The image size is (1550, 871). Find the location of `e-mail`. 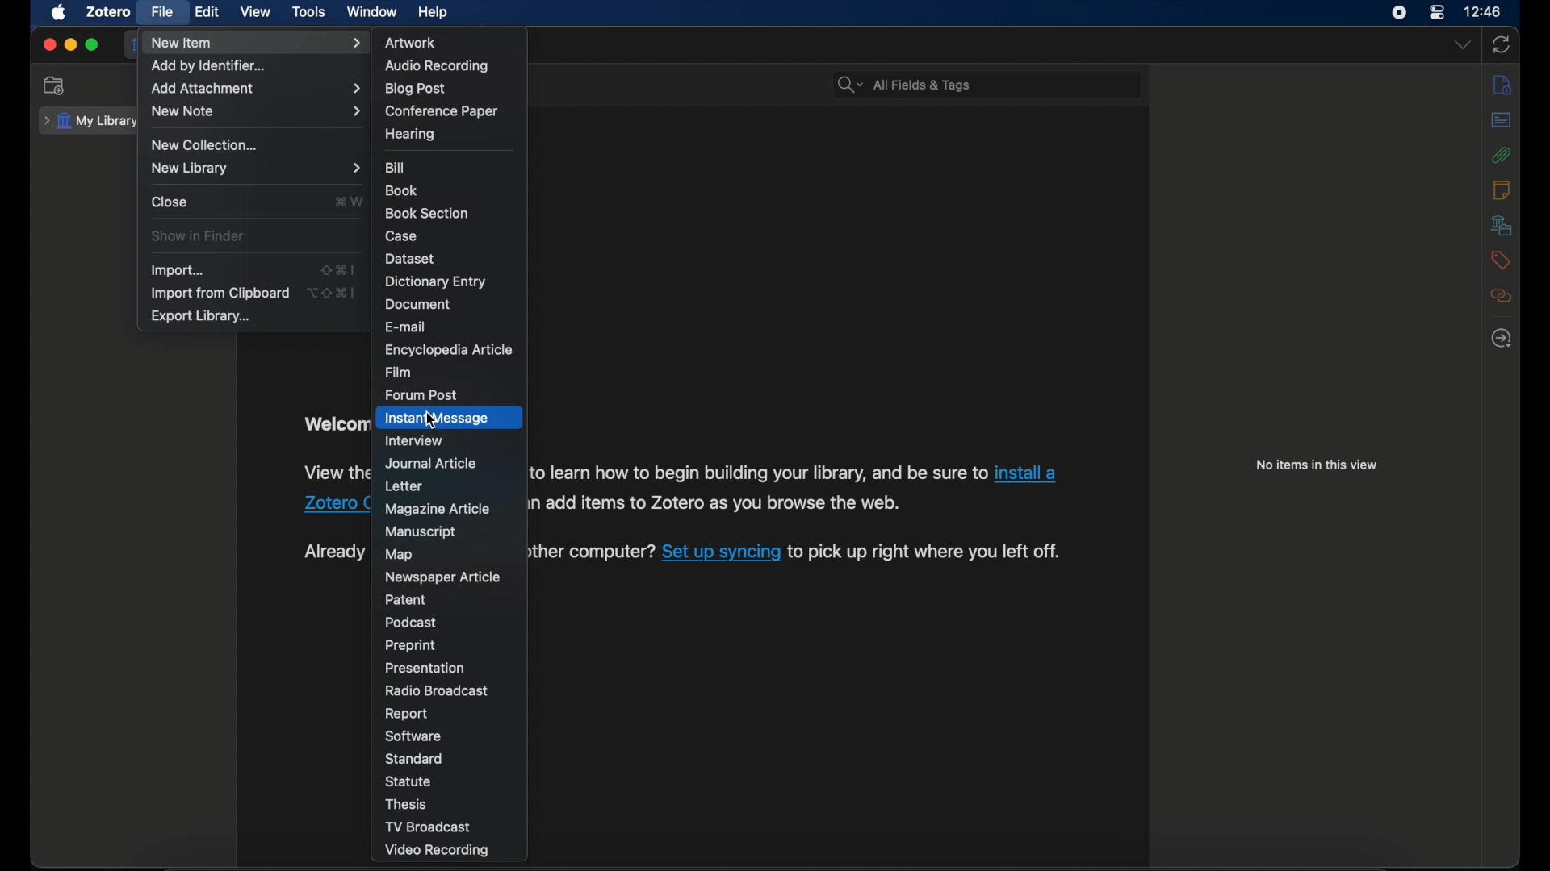

e-mail is located at coordinates (407, 326).